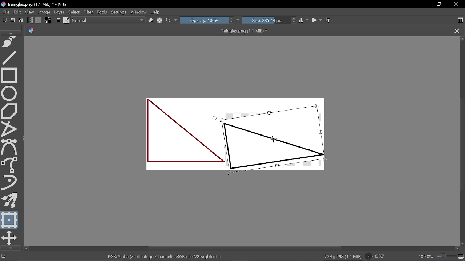 This screenshot has width=465, height=261. I want to click on Eraser, so click(151, 20).